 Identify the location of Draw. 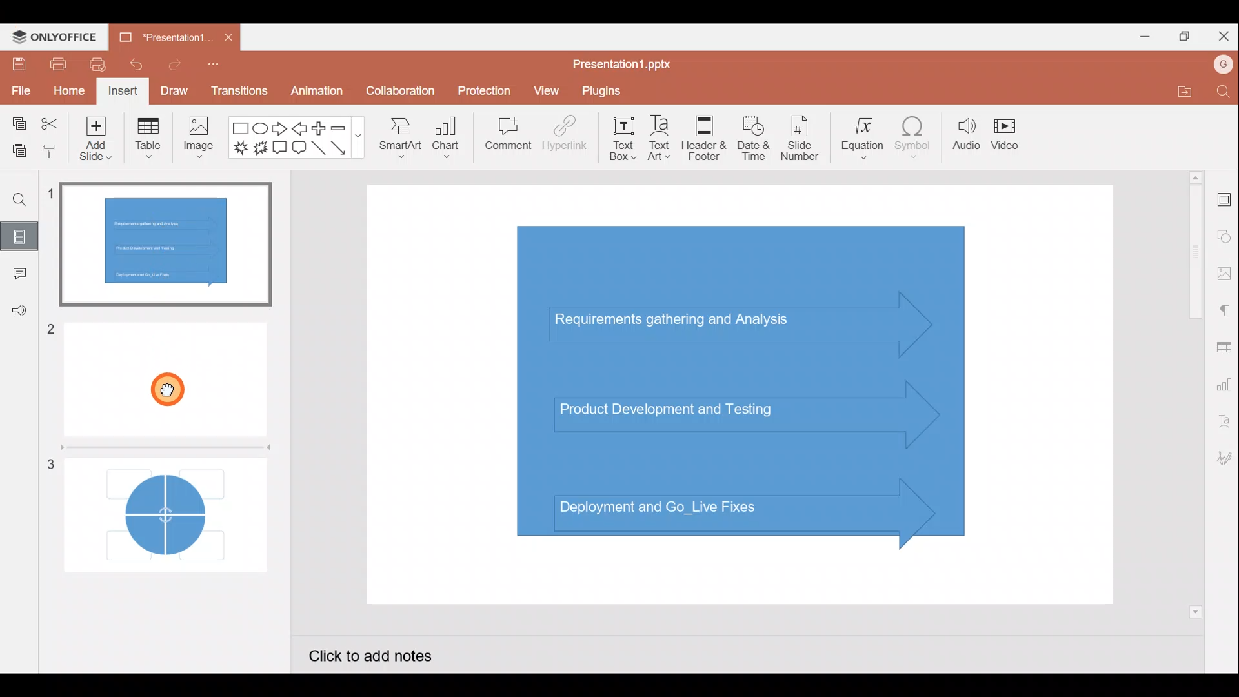
(173, 89).